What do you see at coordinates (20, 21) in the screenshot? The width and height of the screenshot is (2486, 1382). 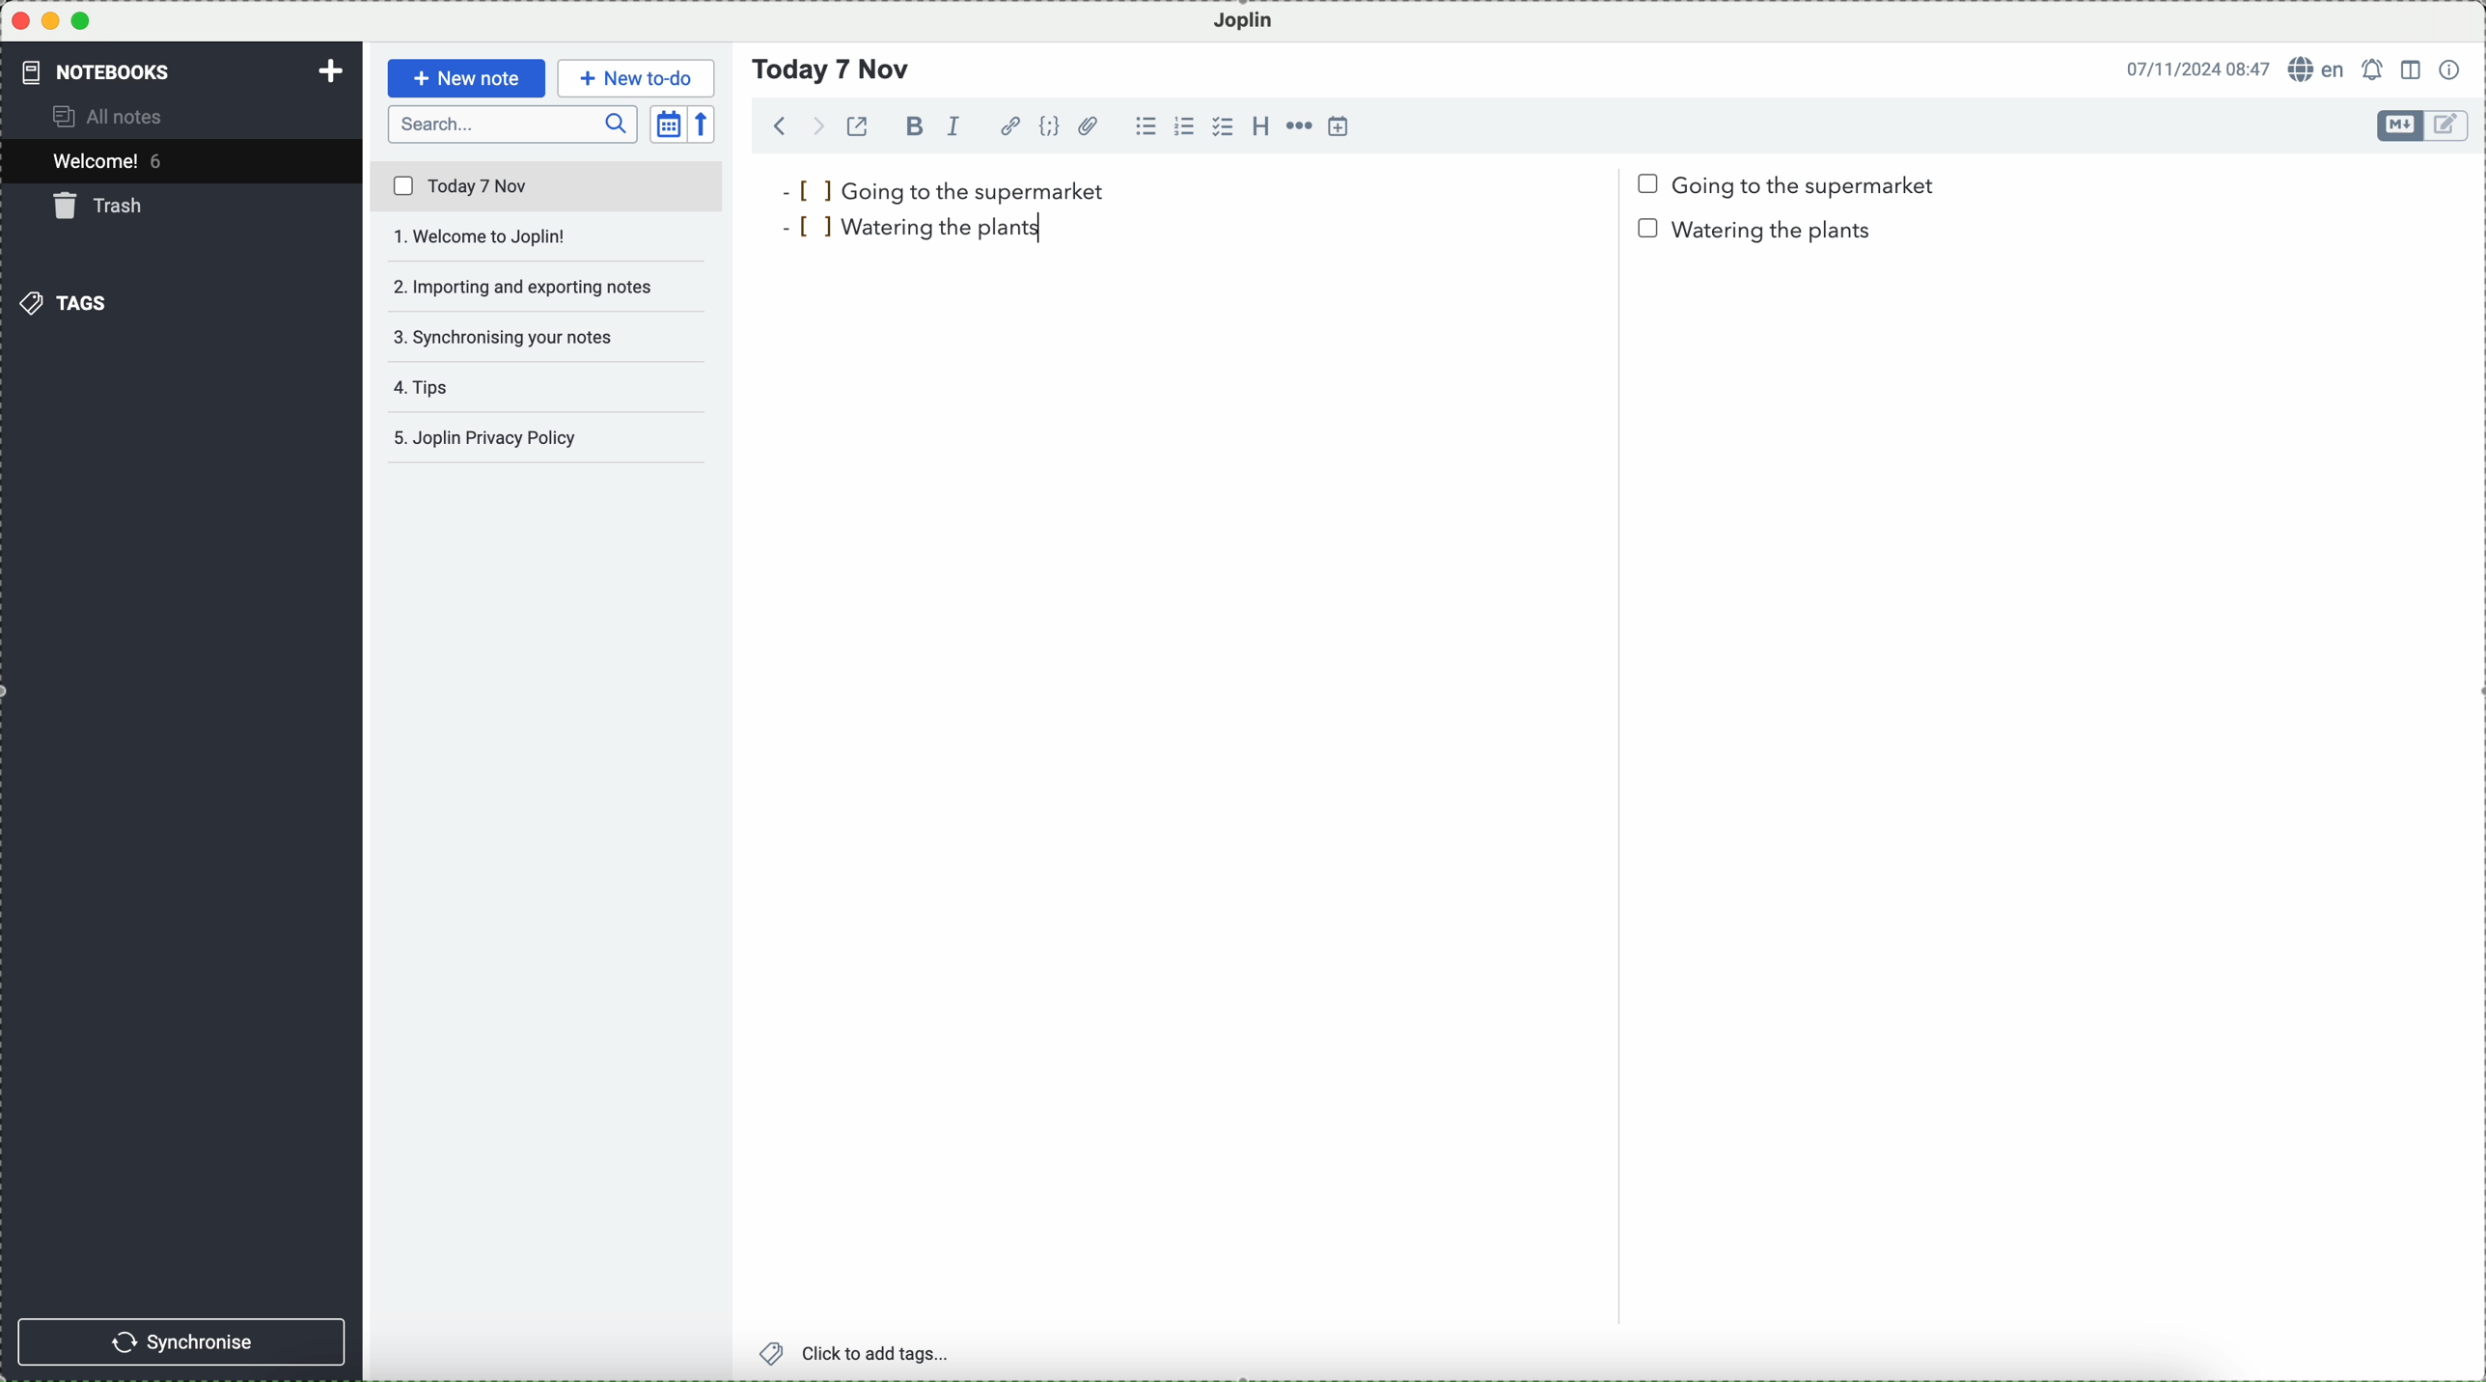 I see `close` at bounding box center [20, 21].